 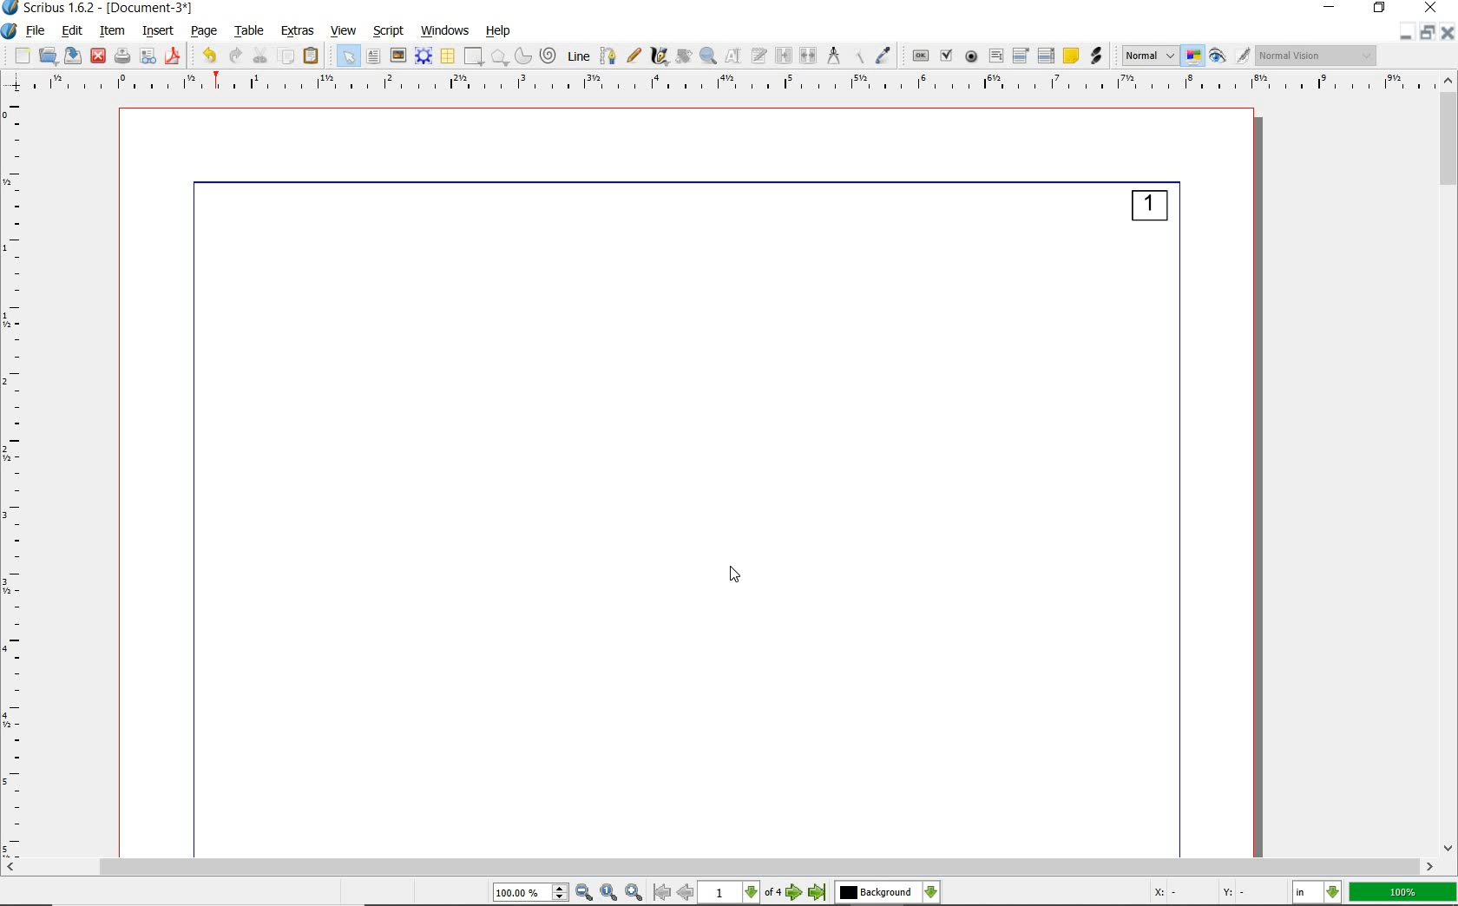 I want to click on edit contents of frame, so click(x=731, y=56).